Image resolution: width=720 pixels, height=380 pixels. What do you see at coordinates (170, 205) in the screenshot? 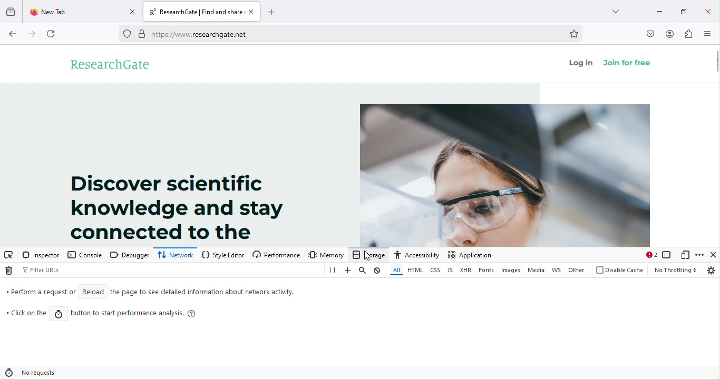
I see `Discover scientific knowledge and stay connected to the` at bounding box center [170, 205].